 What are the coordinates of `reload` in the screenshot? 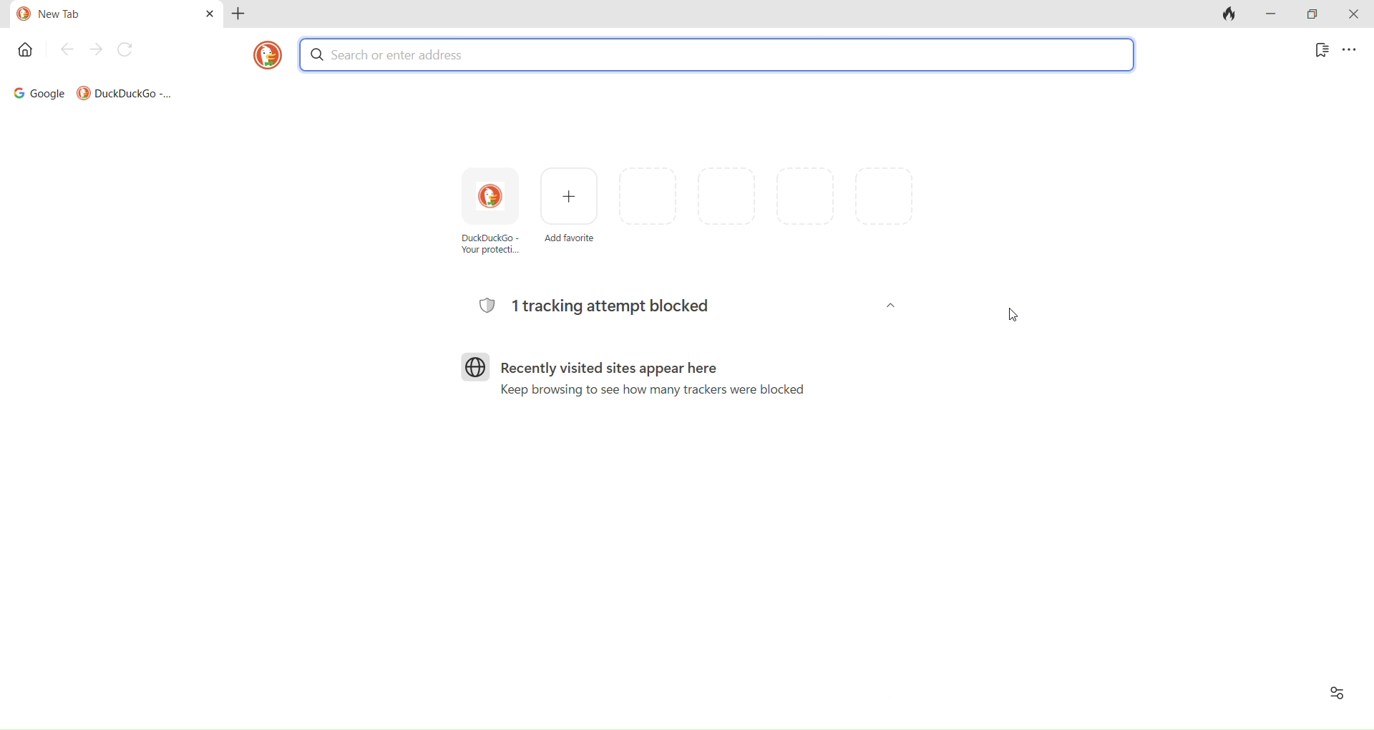 It's located at (127, 52).